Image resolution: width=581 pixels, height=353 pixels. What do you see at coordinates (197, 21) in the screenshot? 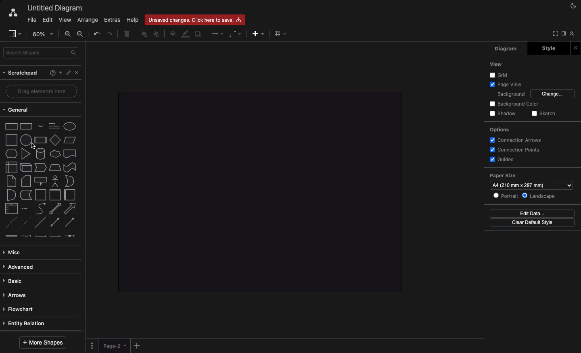
I see `Unsaved` at bounding box center [197, 21].